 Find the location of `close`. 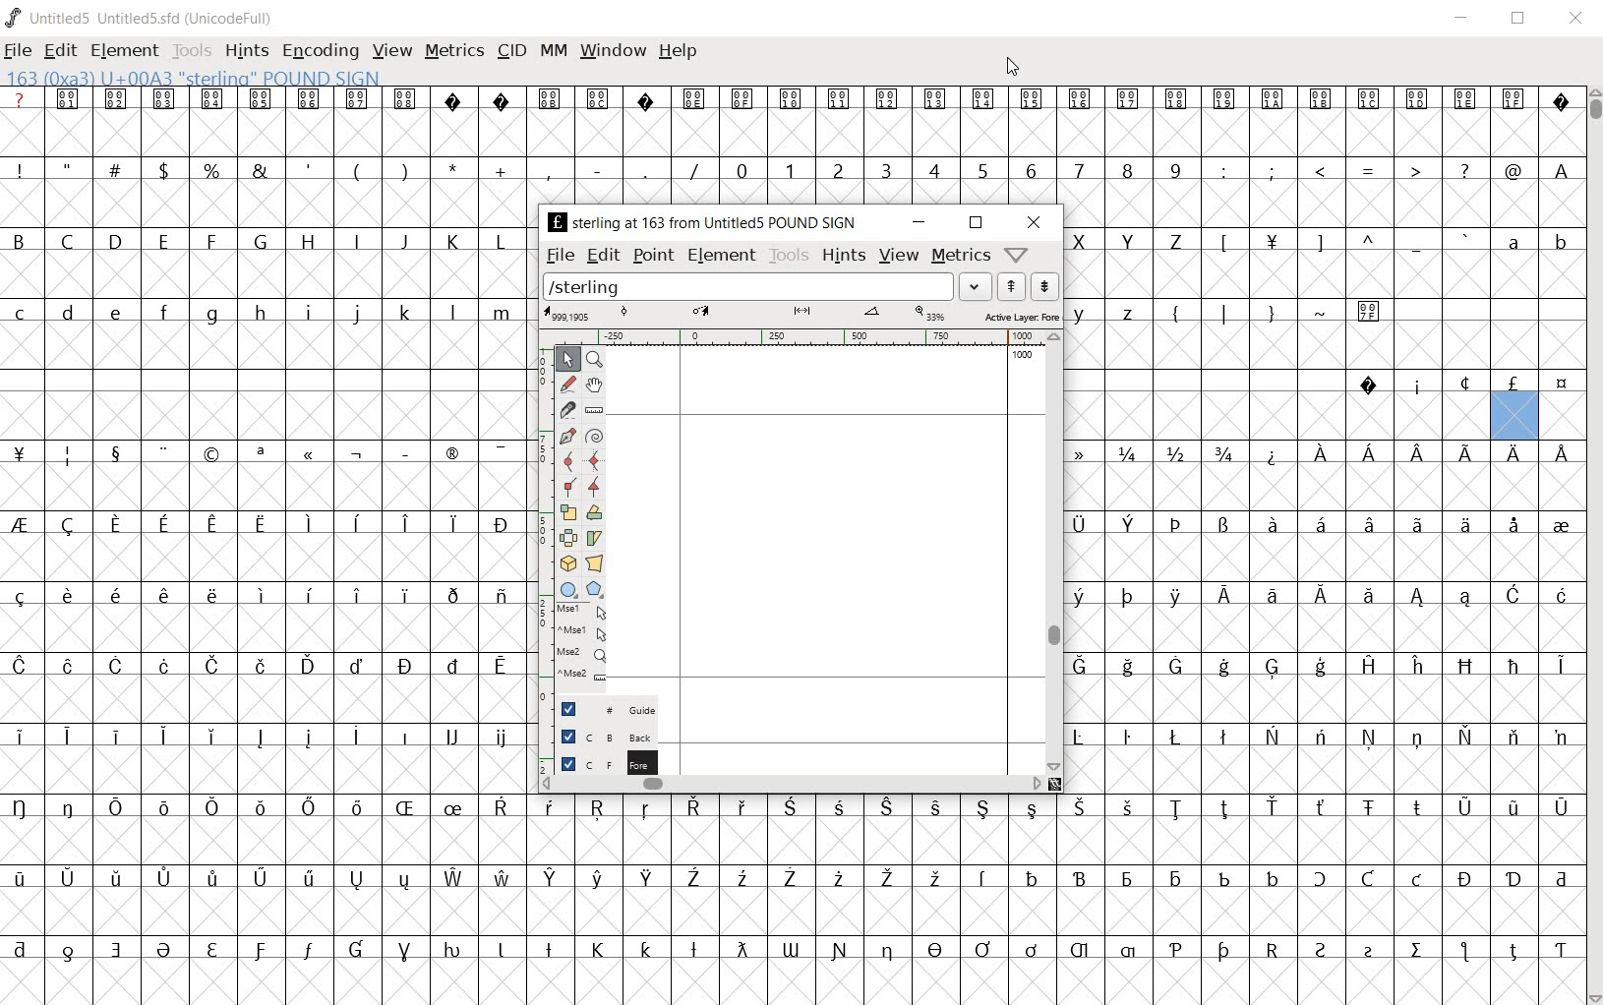

close is located at coordinates (1032, 222).